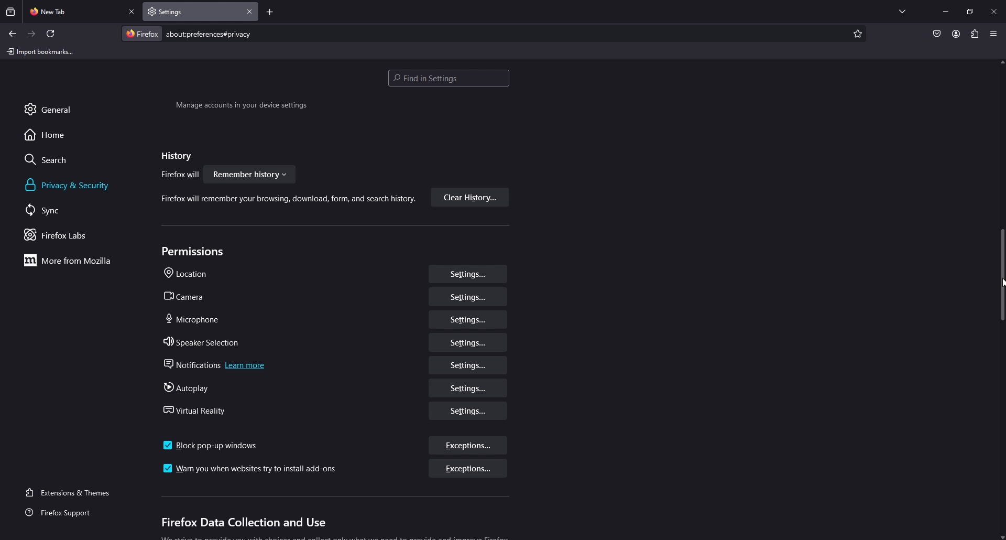 The height and width of the screenshot is (540, 1006). What do you see at coordinates (42, 51) in the screenshot?
I see `import bookmarks` at bounding box center [42, 51].